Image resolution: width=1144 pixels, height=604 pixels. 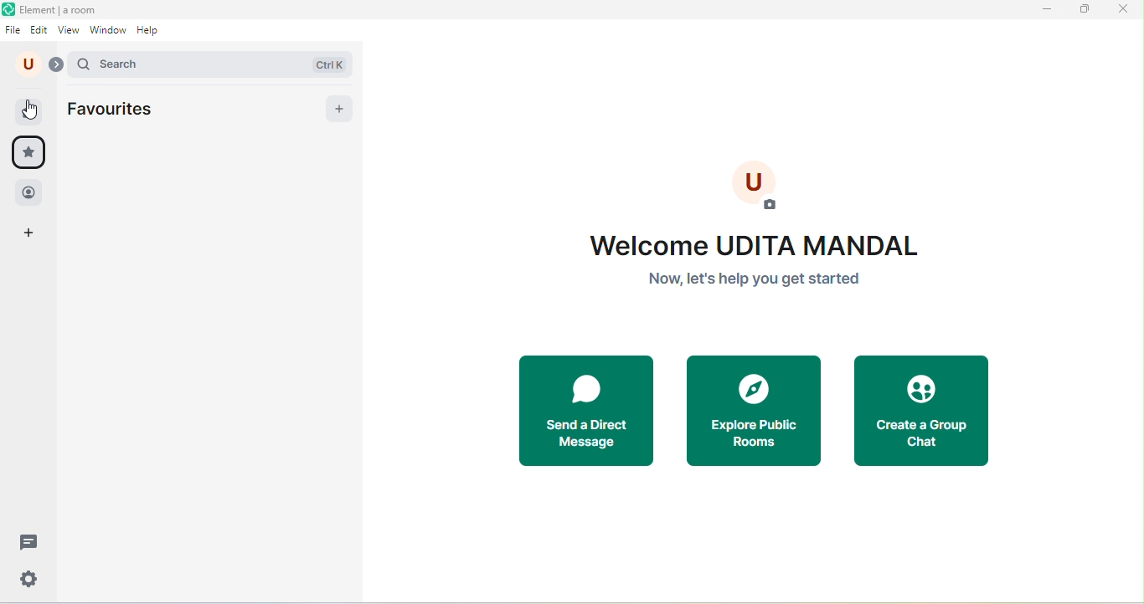 I want to click on window, so click(x=109, y=32).